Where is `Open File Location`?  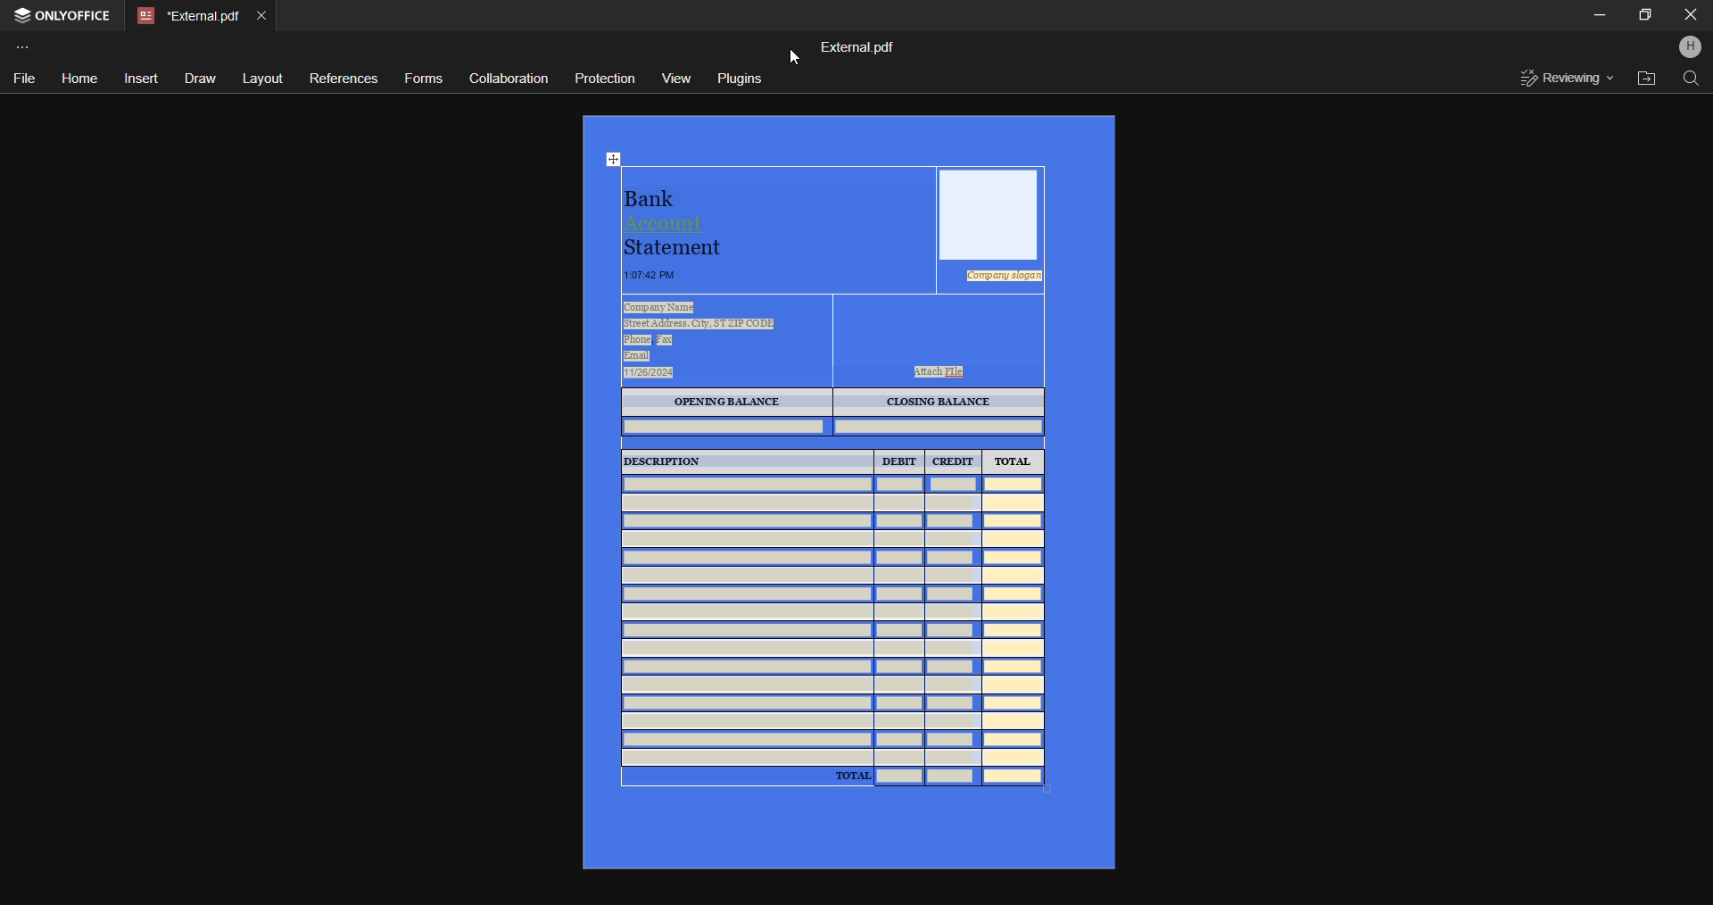
Open File Location is located at coordinates (1645, 79).